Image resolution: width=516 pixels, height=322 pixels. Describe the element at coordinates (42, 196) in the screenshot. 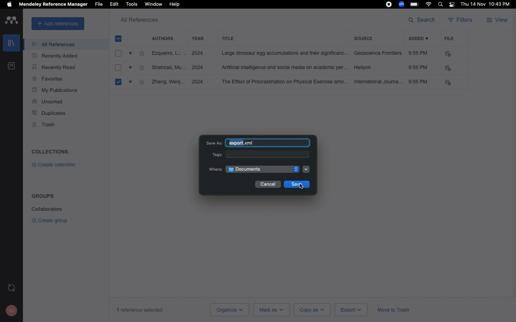

I see `Groups` at that location.